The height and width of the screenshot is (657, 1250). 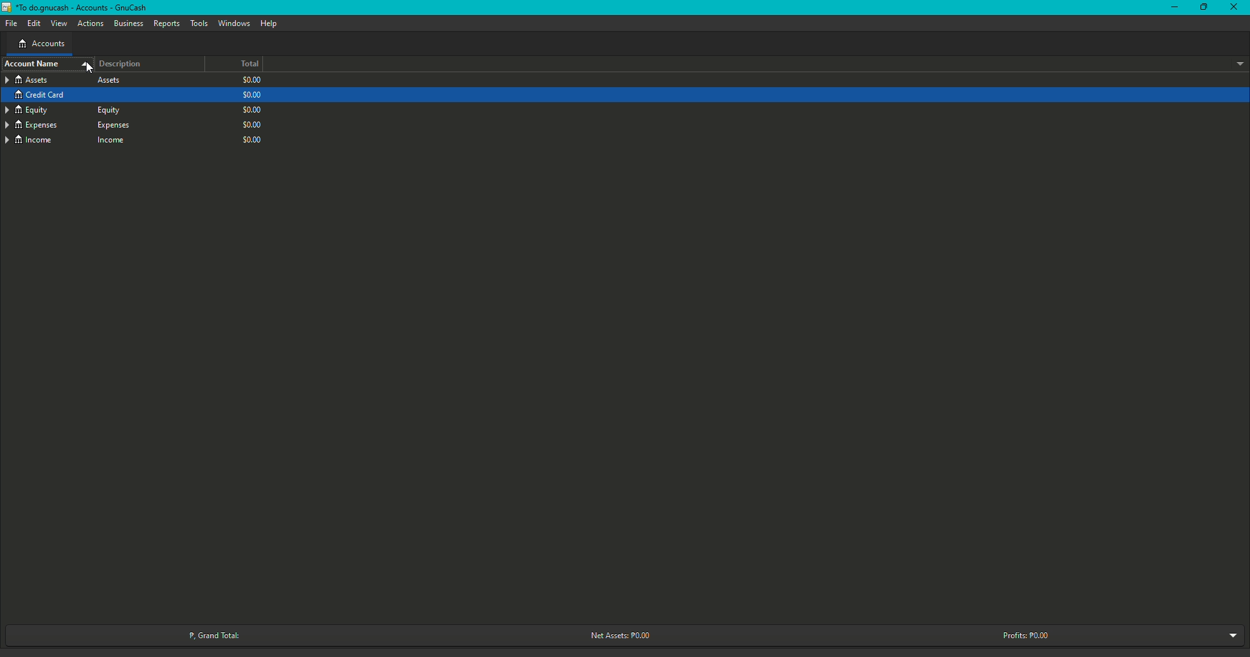 What do you see at coordinates (32, 23) in the screenshot?
I see `Edit` at bounding box center [32, 23].